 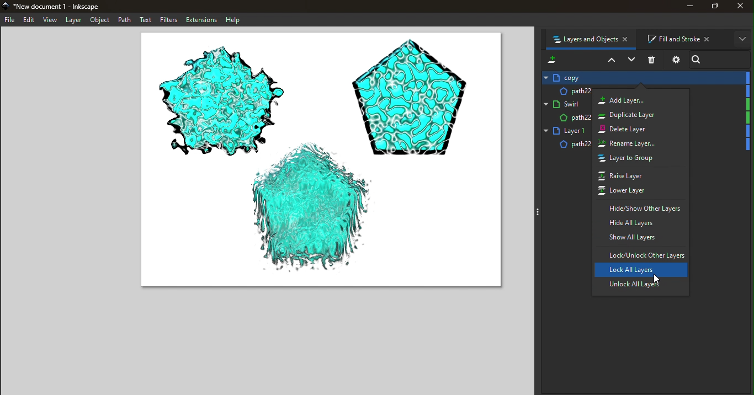 What do you see at coordinates (235, 20) in the screenshot?
I see `Help` at bounding box center [235, 20].